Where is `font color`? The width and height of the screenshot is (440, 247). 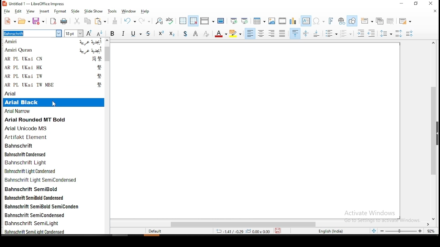 font color is located at coordinates (222, 34).